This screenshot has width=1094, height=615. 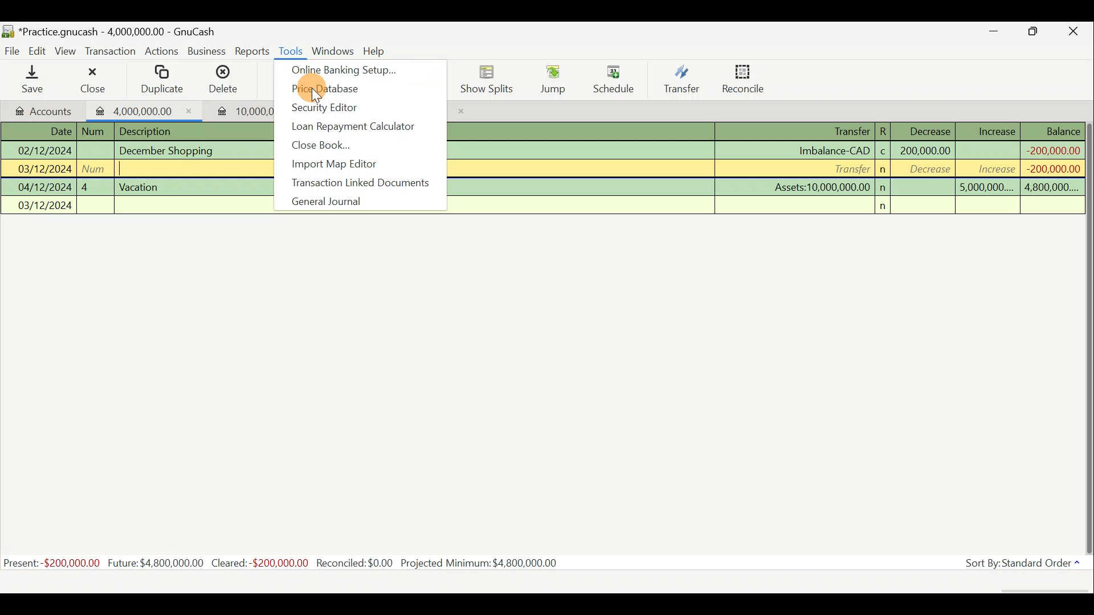 What do you see at coordinates (1050, 188) in the screenshot?
I see `4,800,000` at bounding box center [1050, 188].